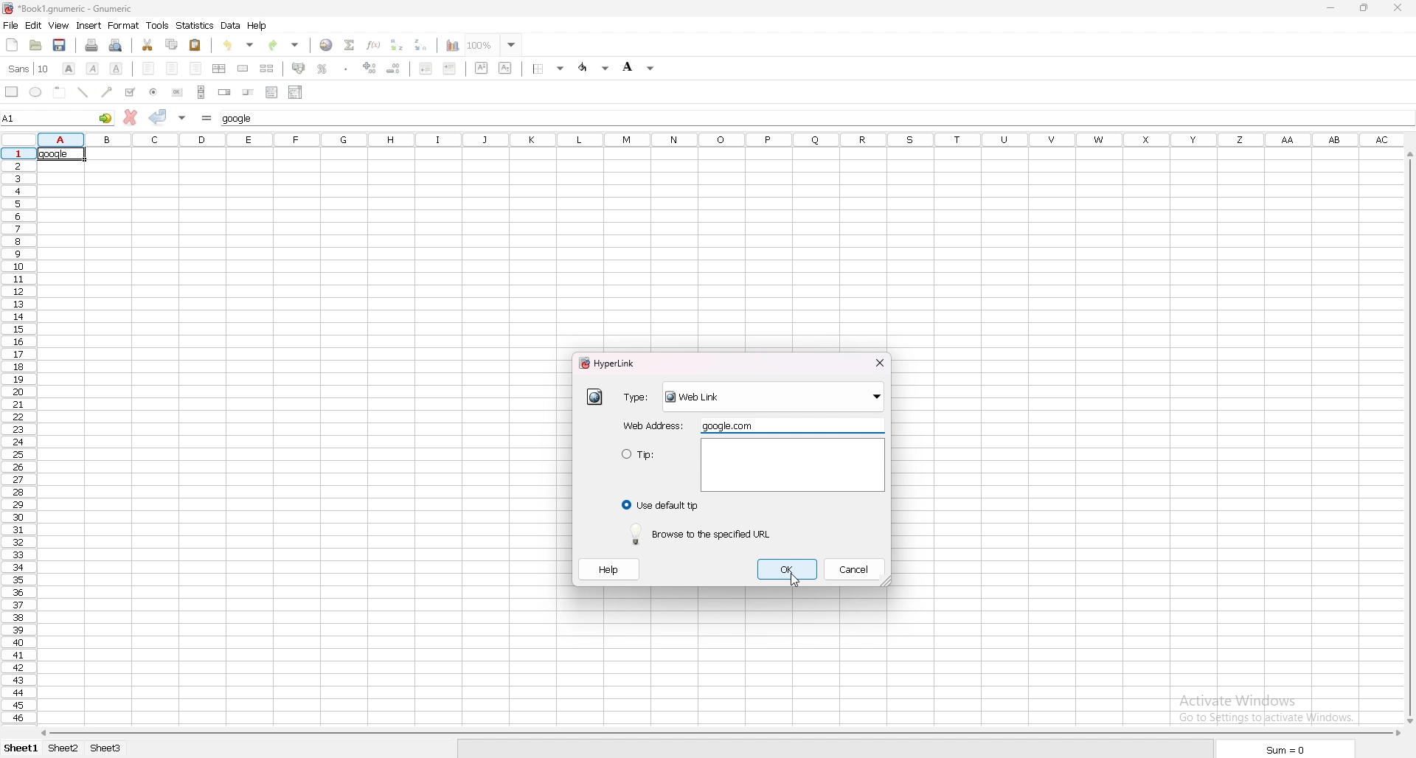  What do you see at coordinates (206, 117) in the screenshot?
I see `formula` at bounding box center [206, 117].